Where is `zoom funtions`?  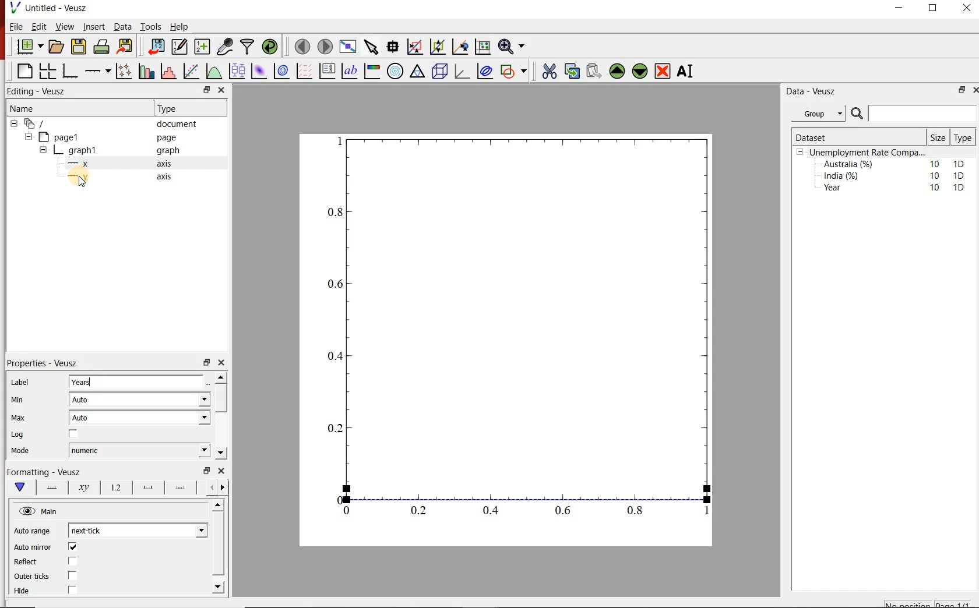 zoom funtions is located at coordinates (513, 45).